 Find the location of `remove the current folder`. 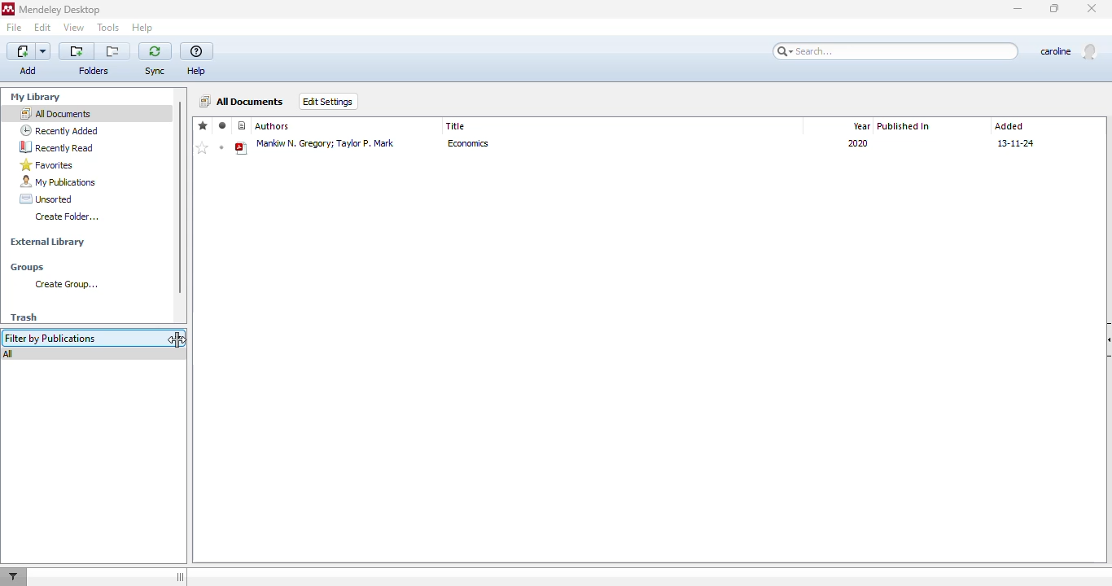

remove the current folder is located at coordinates (112, 51).